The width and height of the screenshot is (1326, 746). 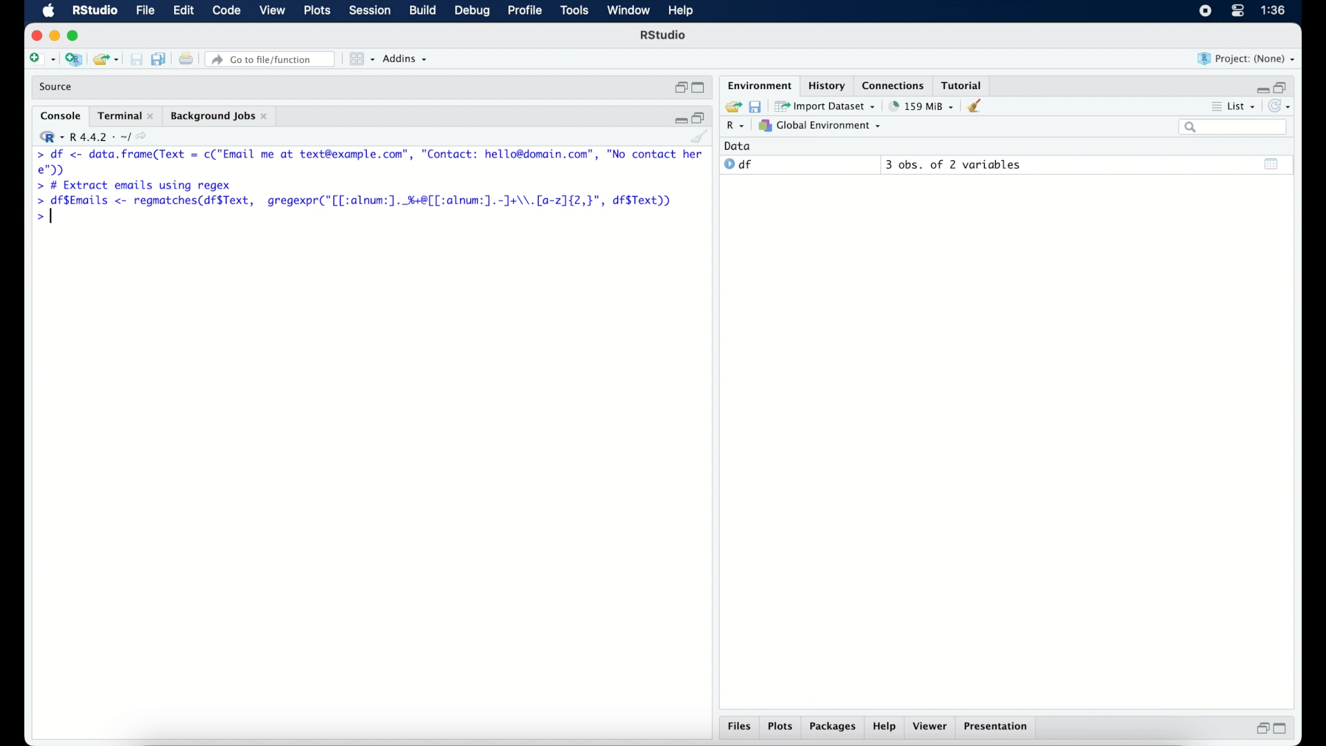 I want to click on save, so click(x=758, y=106).